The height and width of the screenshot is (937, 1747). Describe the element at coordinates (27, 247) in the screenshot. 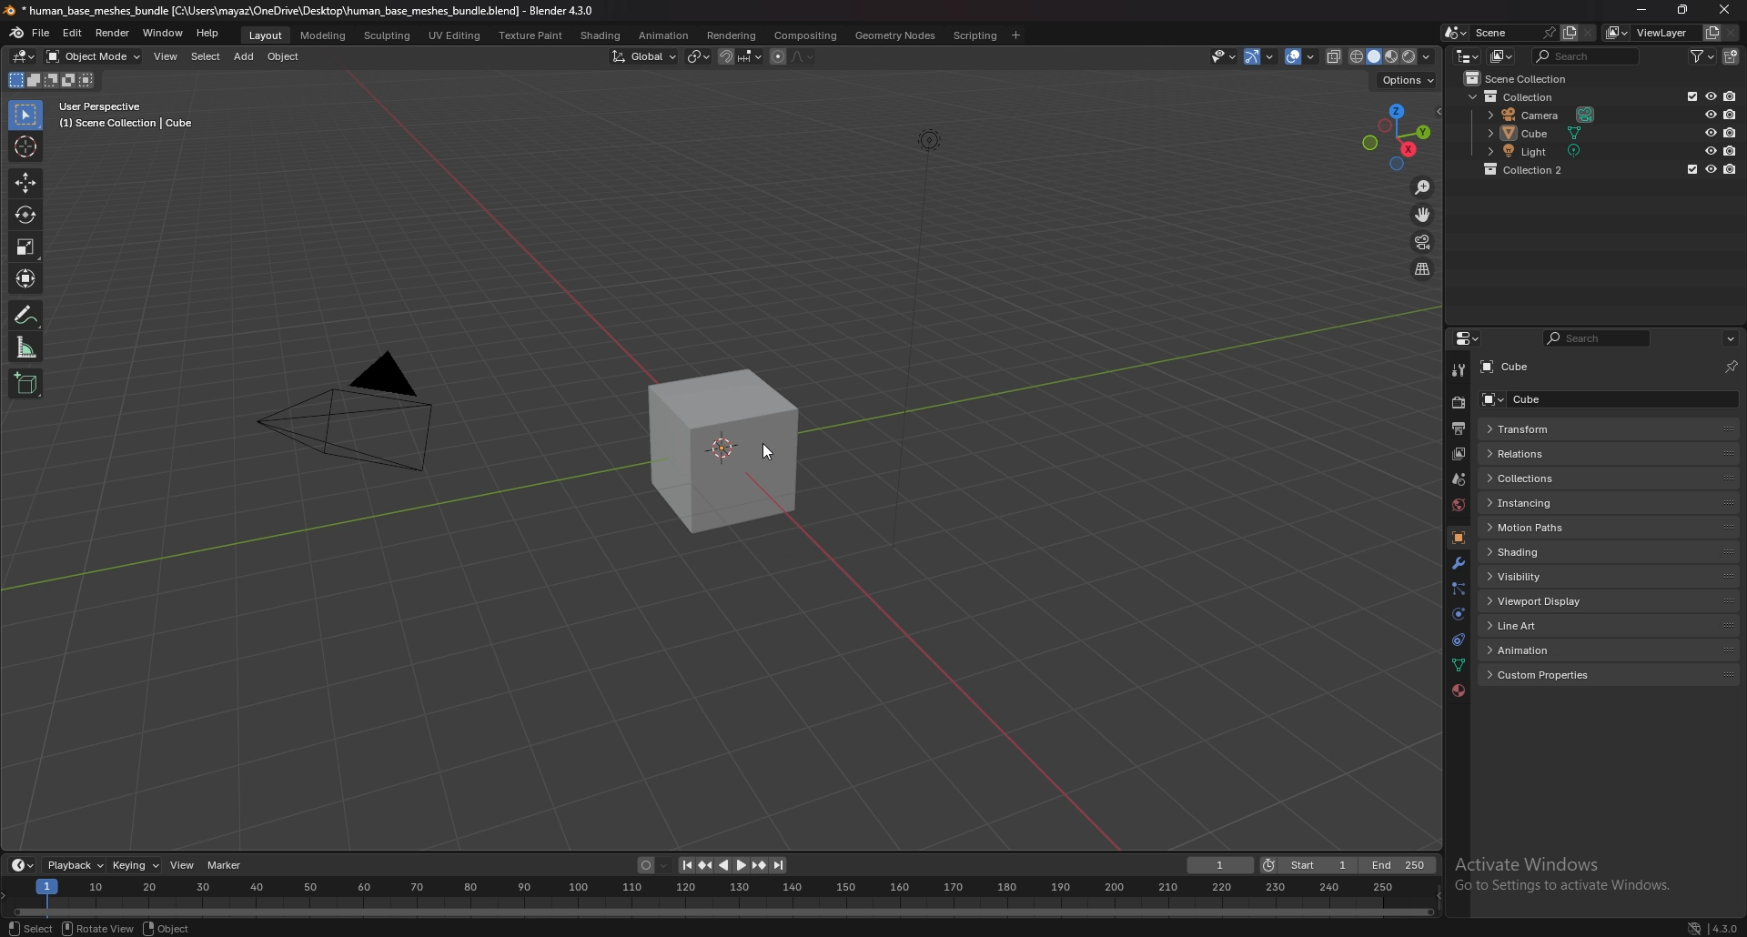

I see `scale` at that location.